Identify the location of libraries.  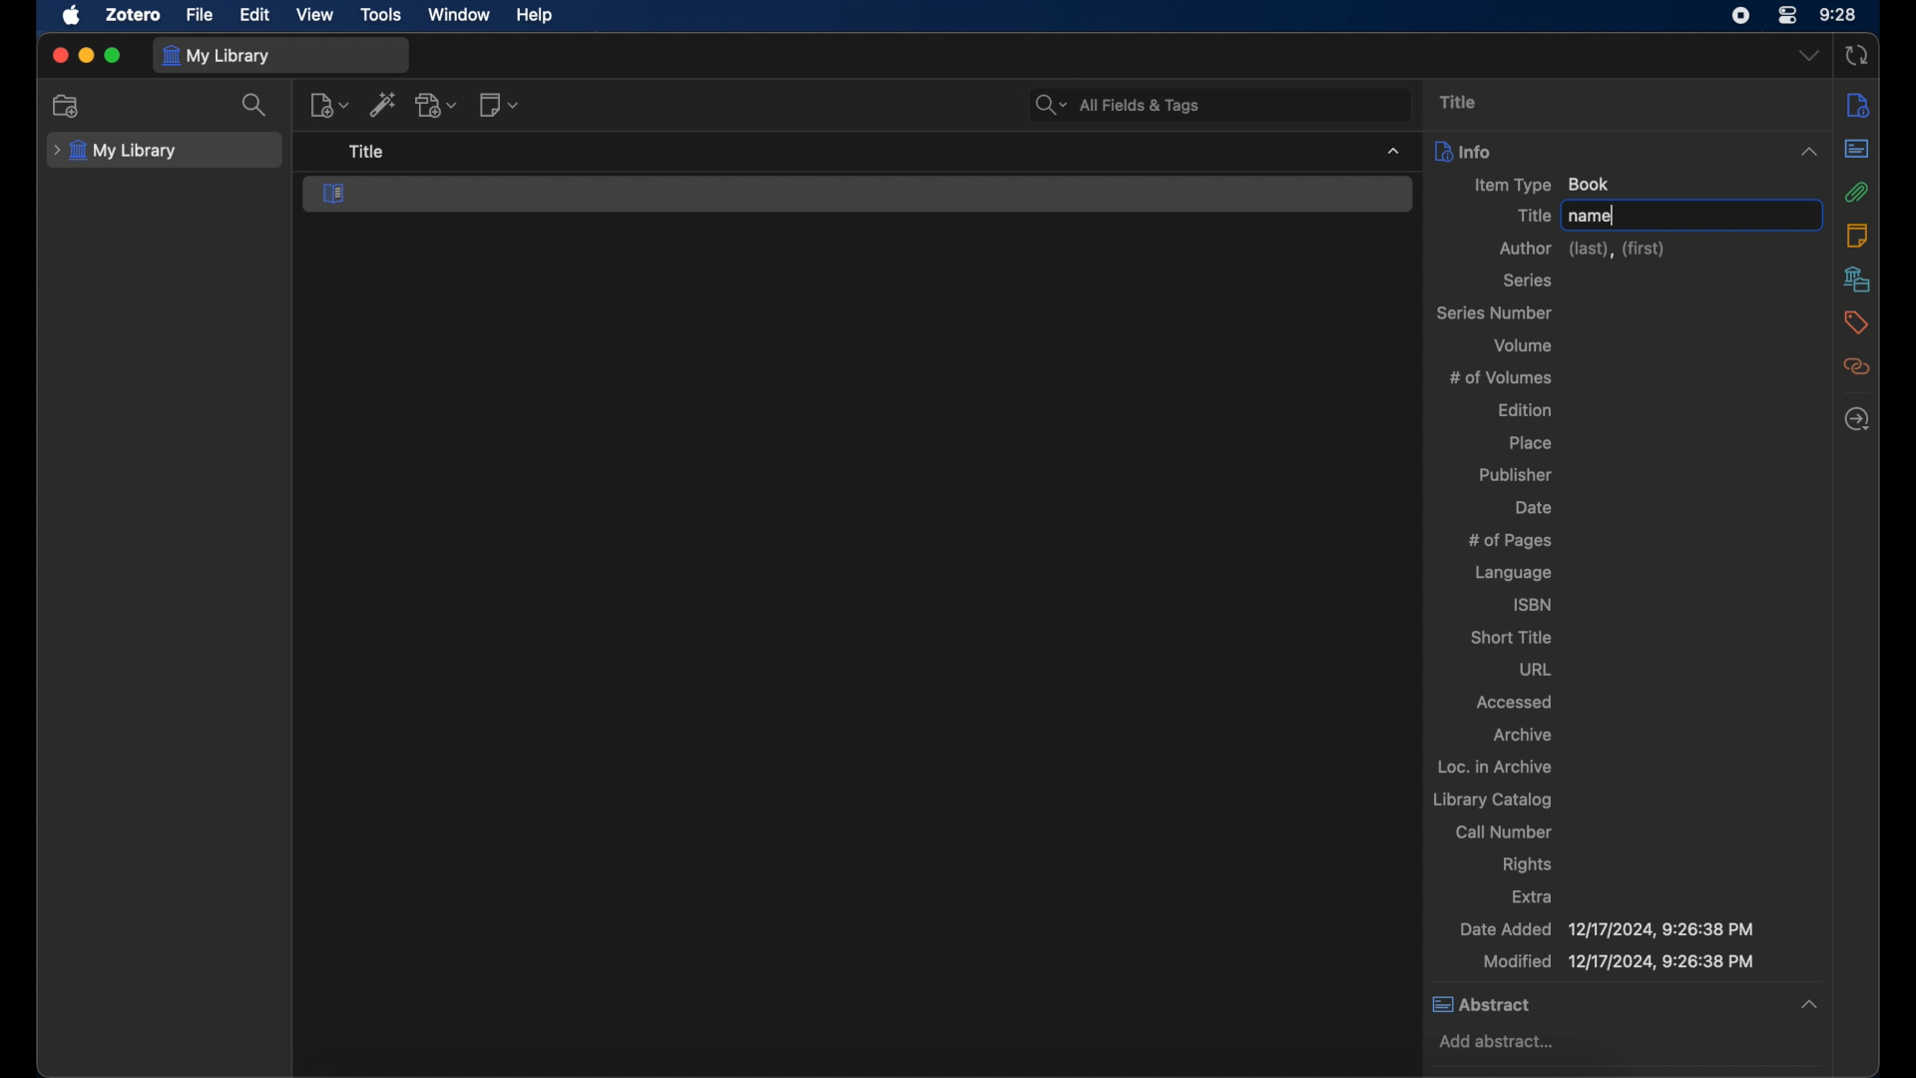
(1856, 278).